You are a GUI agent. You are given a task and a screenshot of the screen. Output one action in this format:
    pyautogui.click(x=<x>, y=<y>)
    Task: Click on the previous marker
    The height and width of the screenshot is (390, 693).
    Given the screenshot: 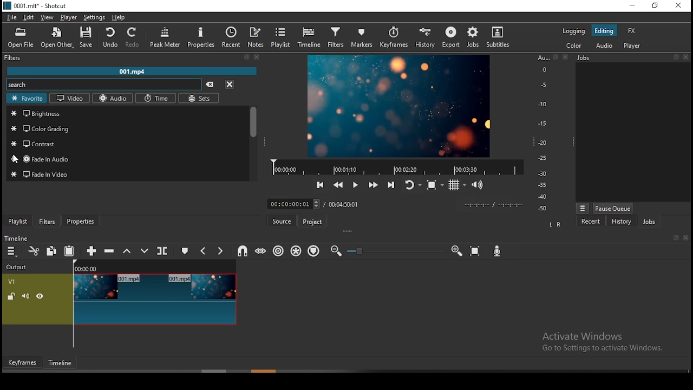 What is the action you would take?
    pyautogui.click(x=203, y=250)
    